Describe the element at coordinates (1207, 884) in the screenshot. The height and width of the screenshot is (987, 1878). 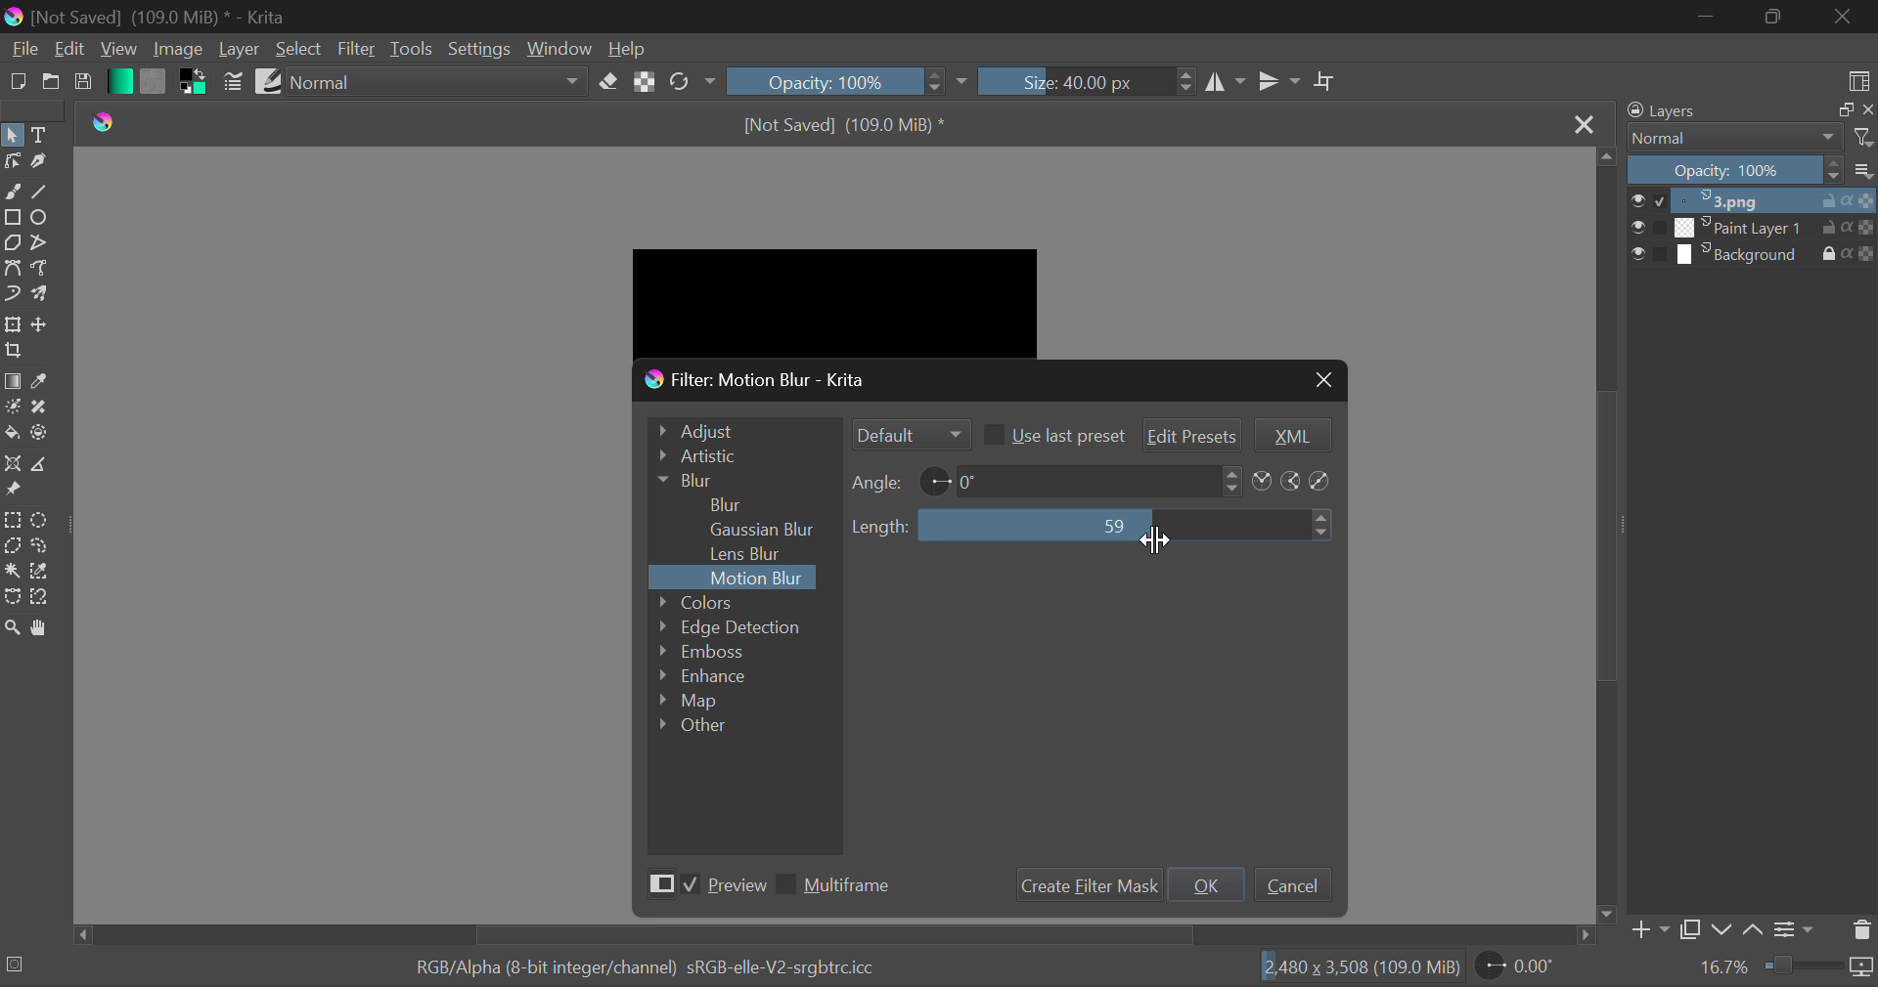
I see `OK` at that location.